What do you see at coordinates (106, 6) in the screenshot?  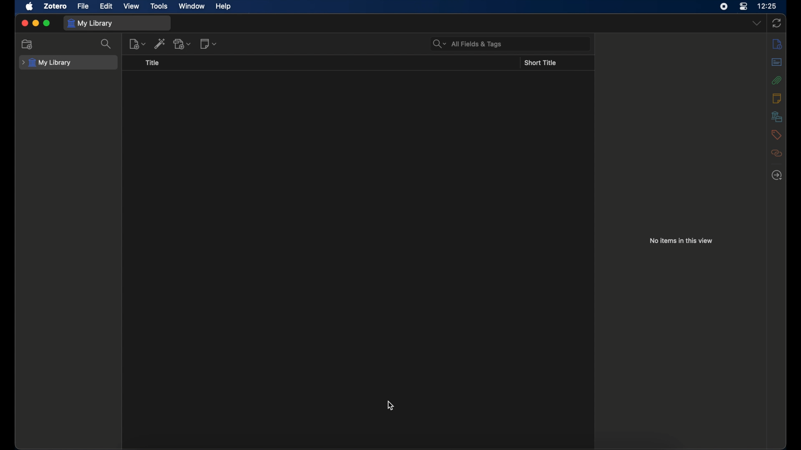 I see `edit` at bounding box center [106, 6].